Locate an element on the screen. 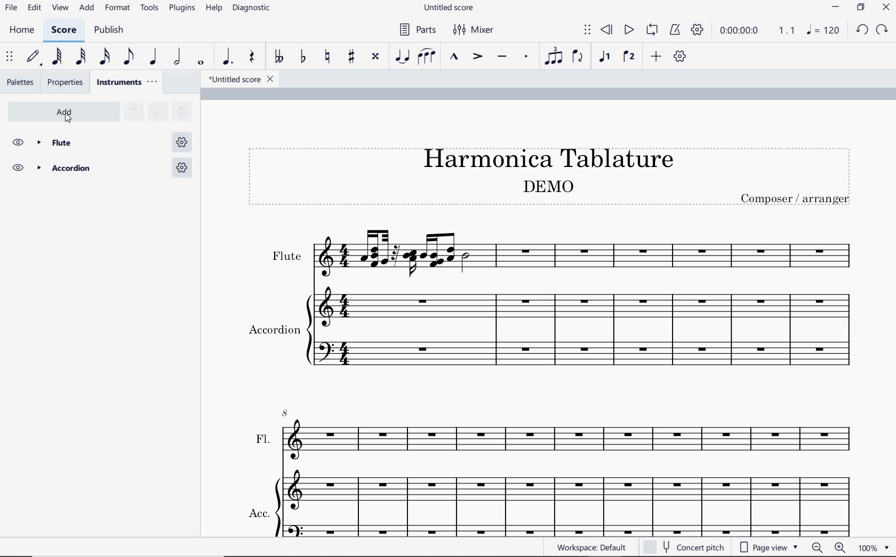  whole note is located at coordinates (199, 63).